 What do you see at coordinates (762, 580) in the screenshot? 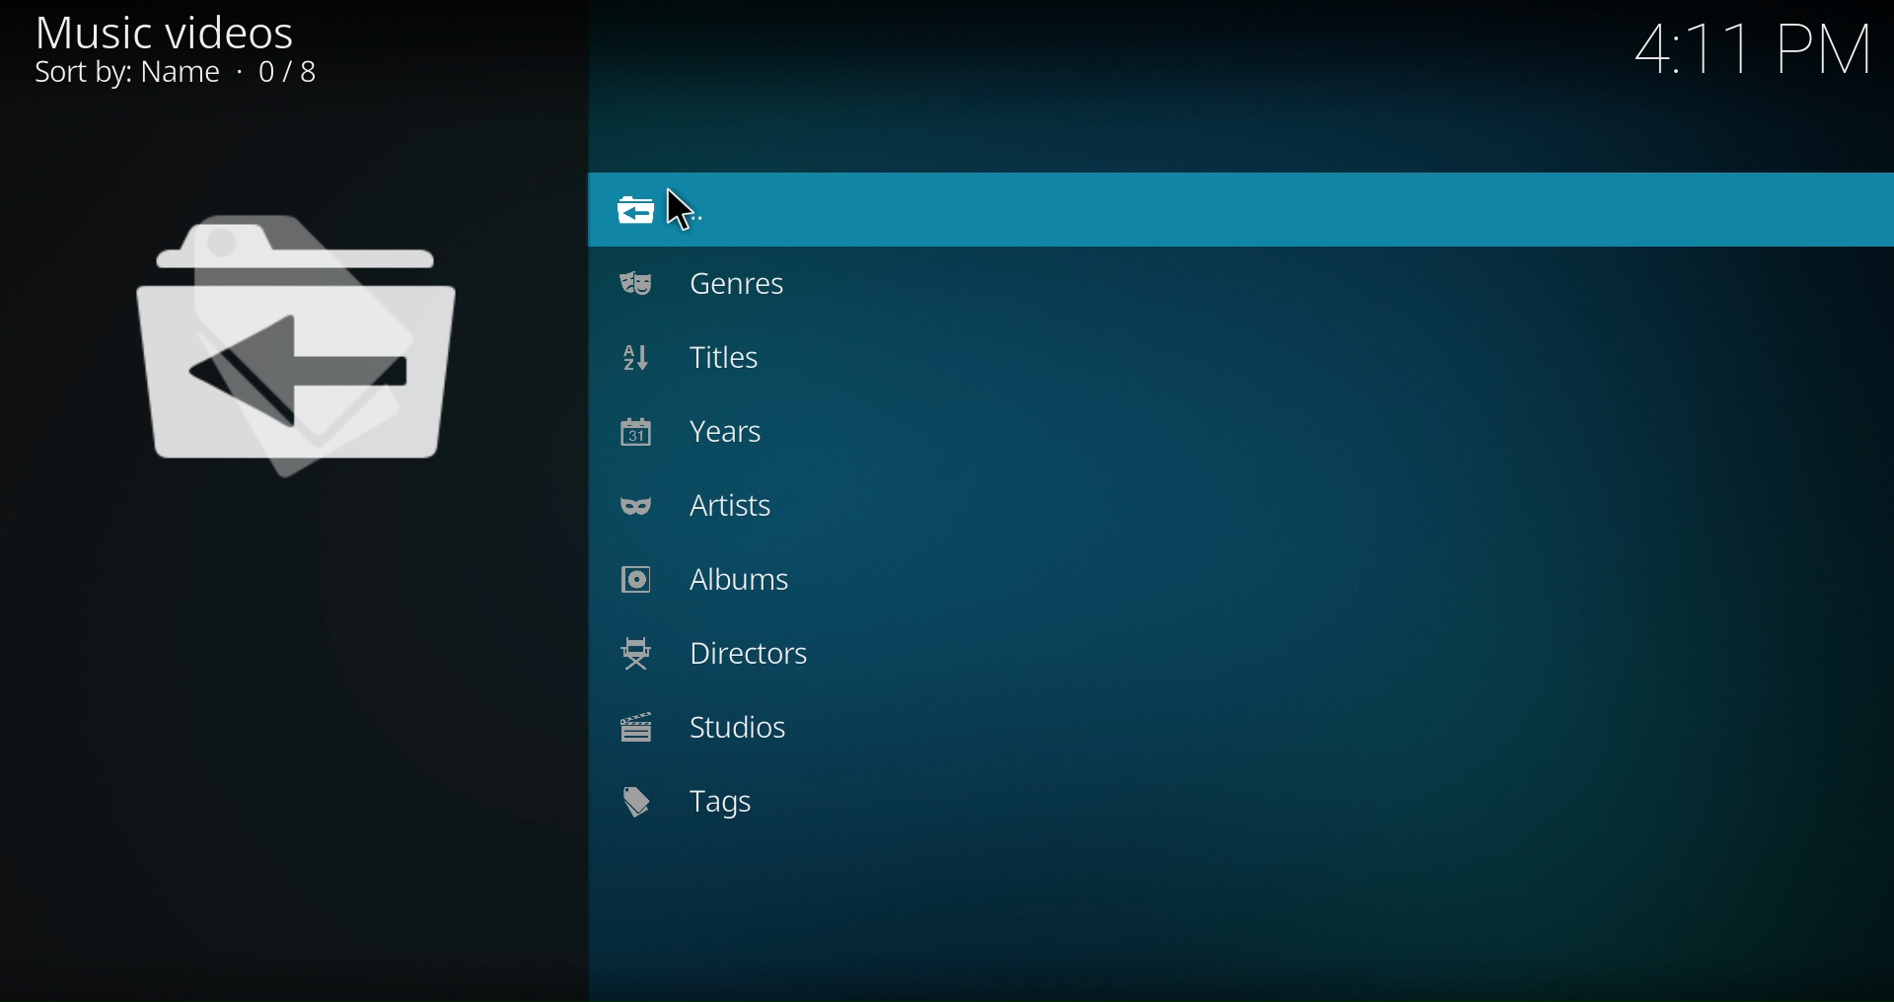
I see `Albums` at bounding box center [762, 580].